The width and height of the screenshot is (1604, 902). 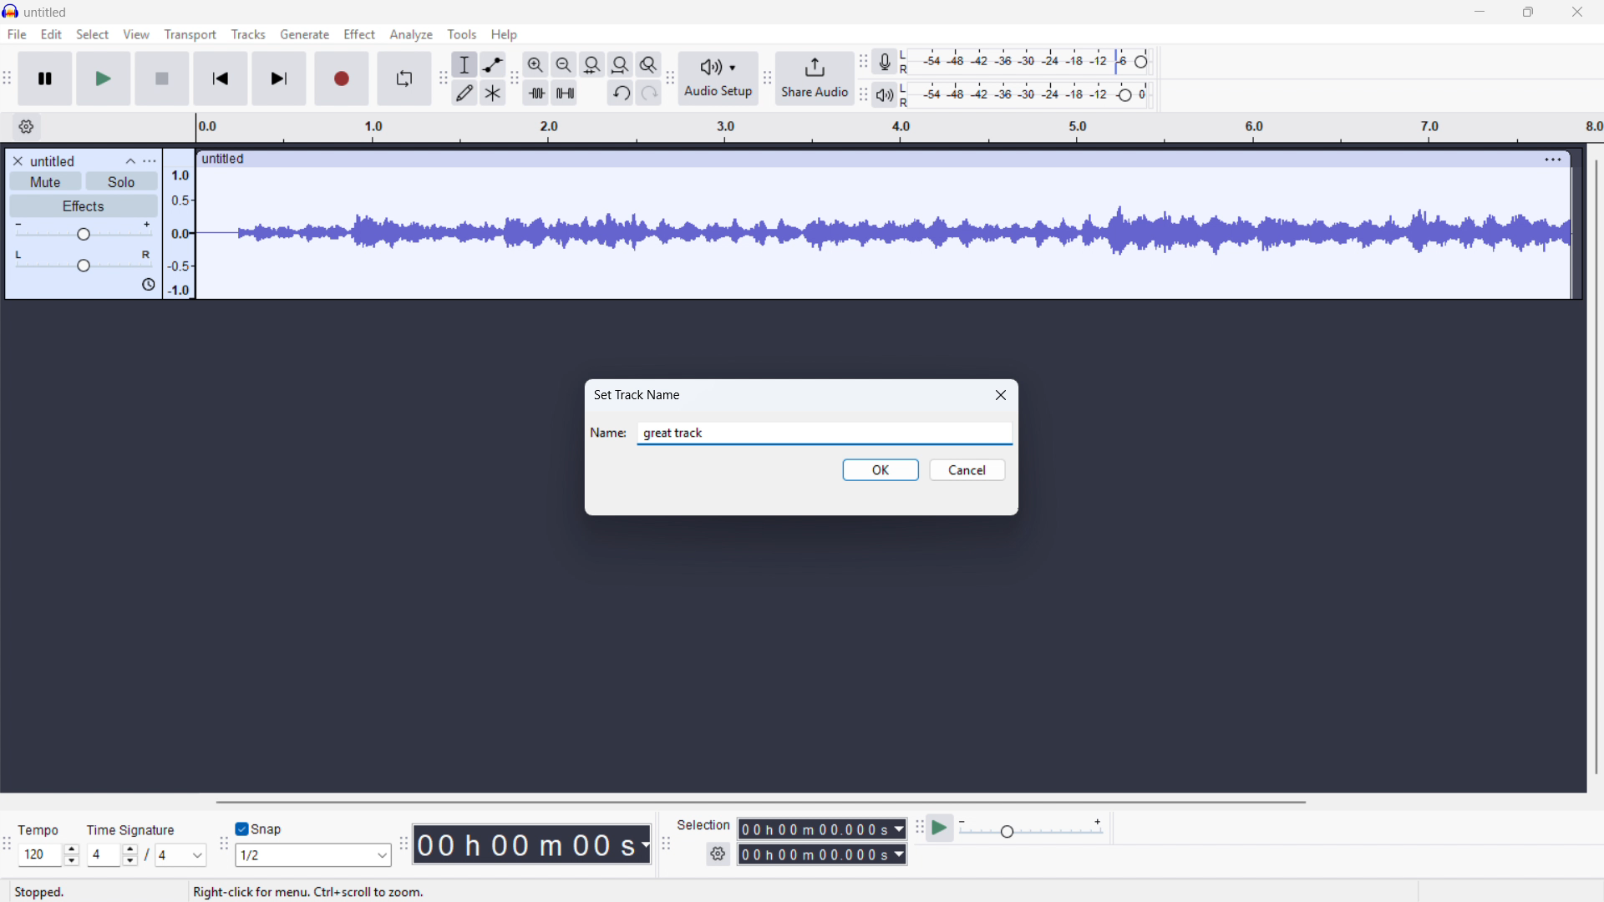 What do you see at coordinates (136, 34) in the screenshot?
I see `view ` at bounding box center [136, 34].